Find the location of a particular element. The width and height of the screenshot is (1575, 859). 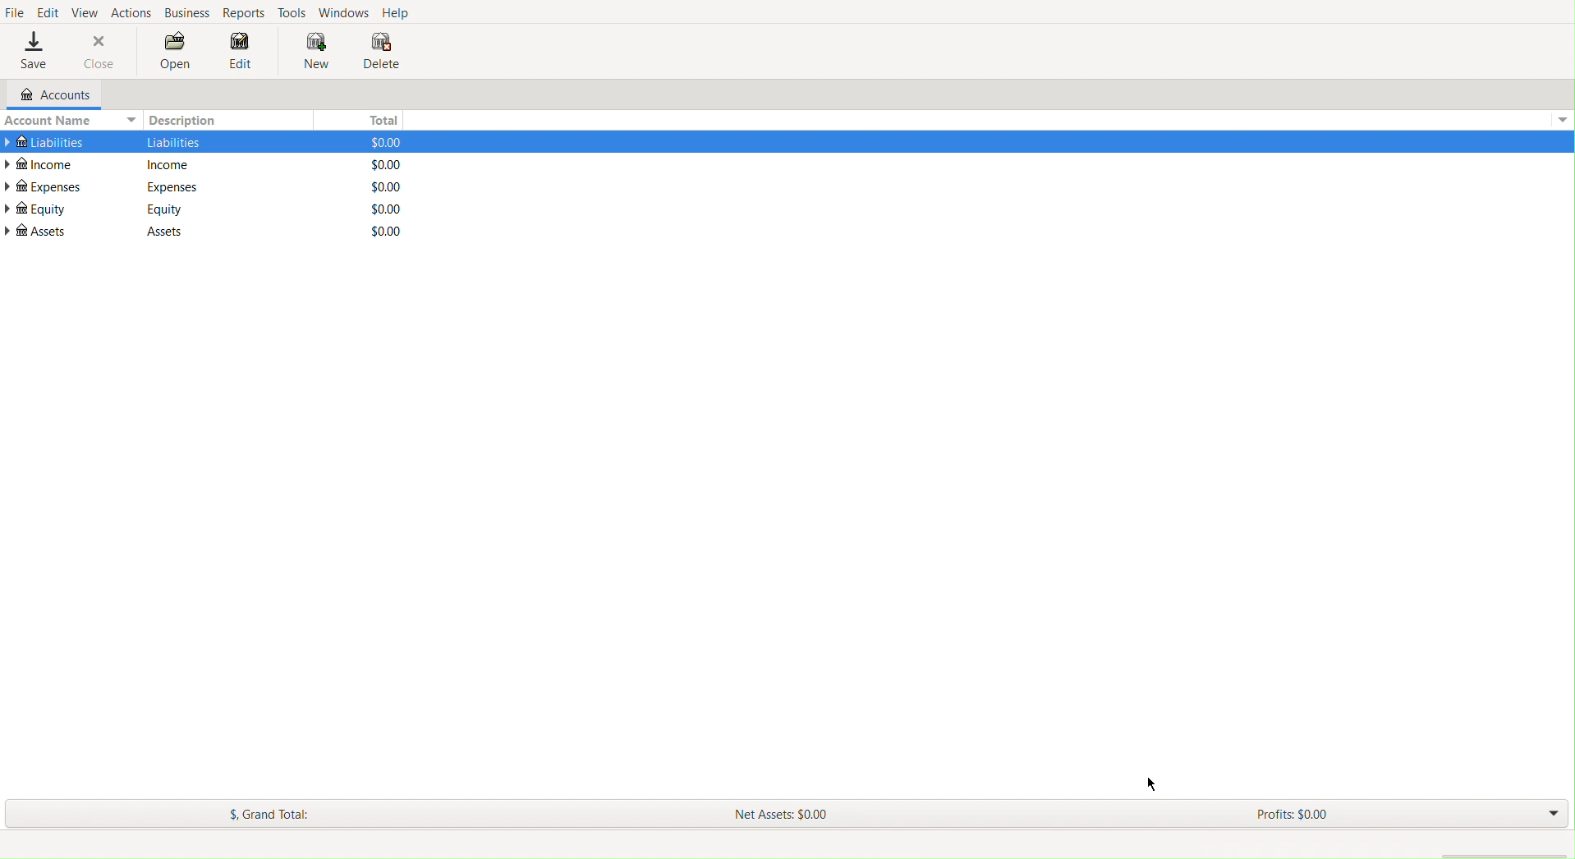

Edit is located at coordinates (241, 55).